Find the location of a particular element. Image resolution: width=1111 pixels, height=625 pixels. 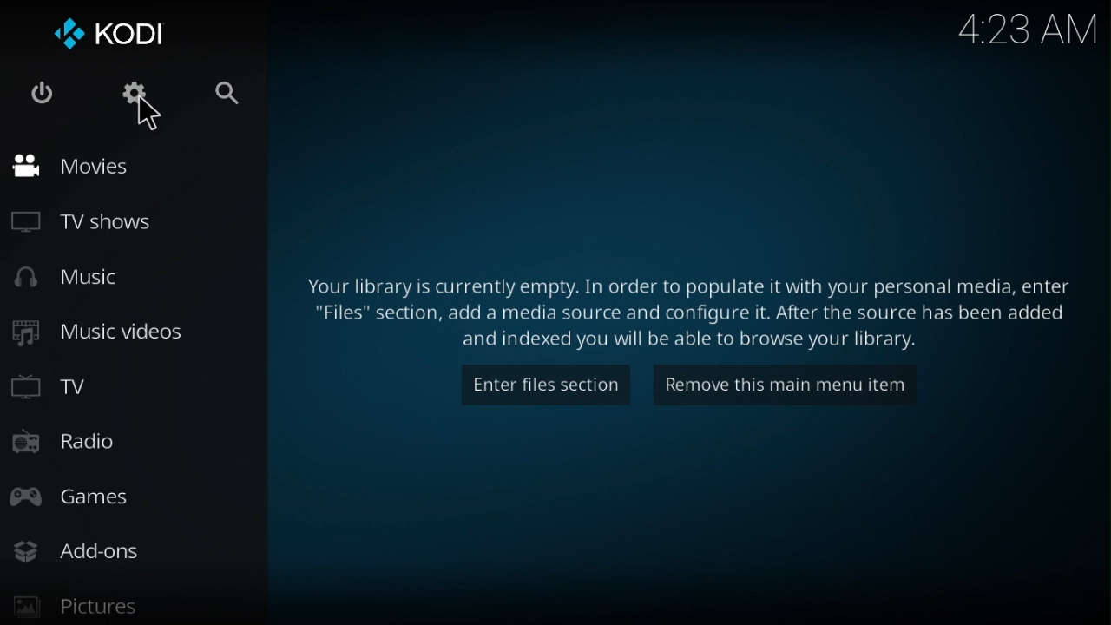

Movies music is located at coordinates (87, 166).